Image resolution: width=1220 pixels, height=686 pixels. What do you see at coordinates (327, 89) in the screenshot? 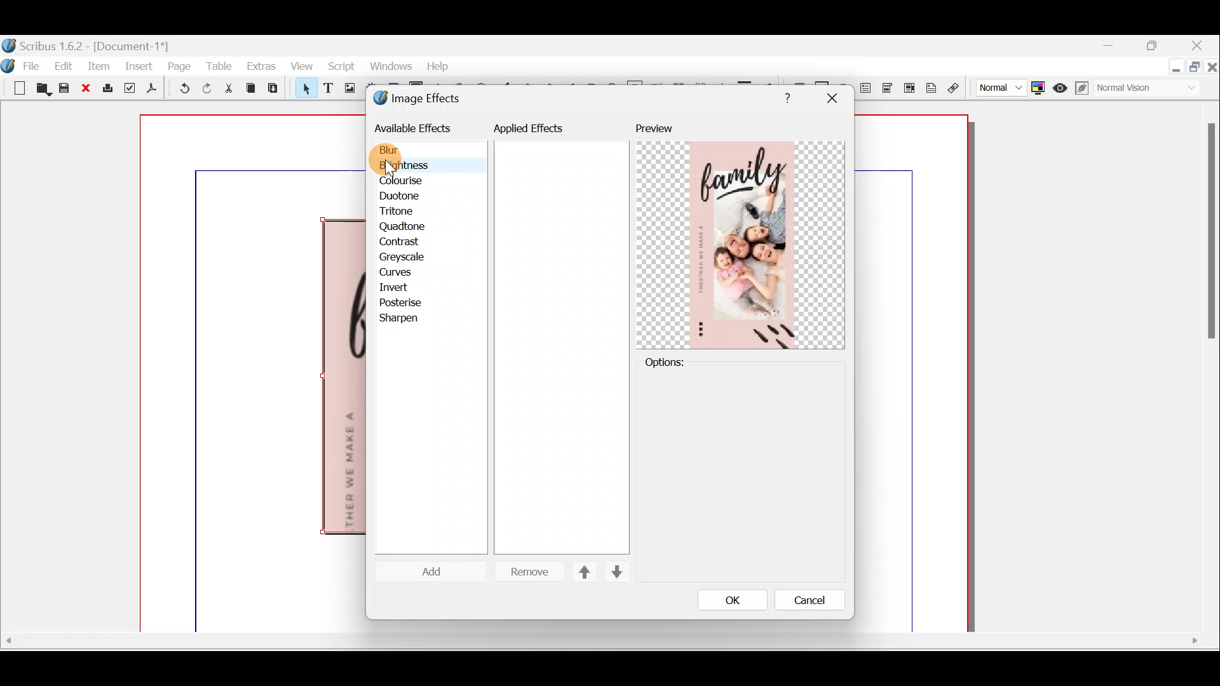
I see `Text frame` at bounding box center [327, 89].